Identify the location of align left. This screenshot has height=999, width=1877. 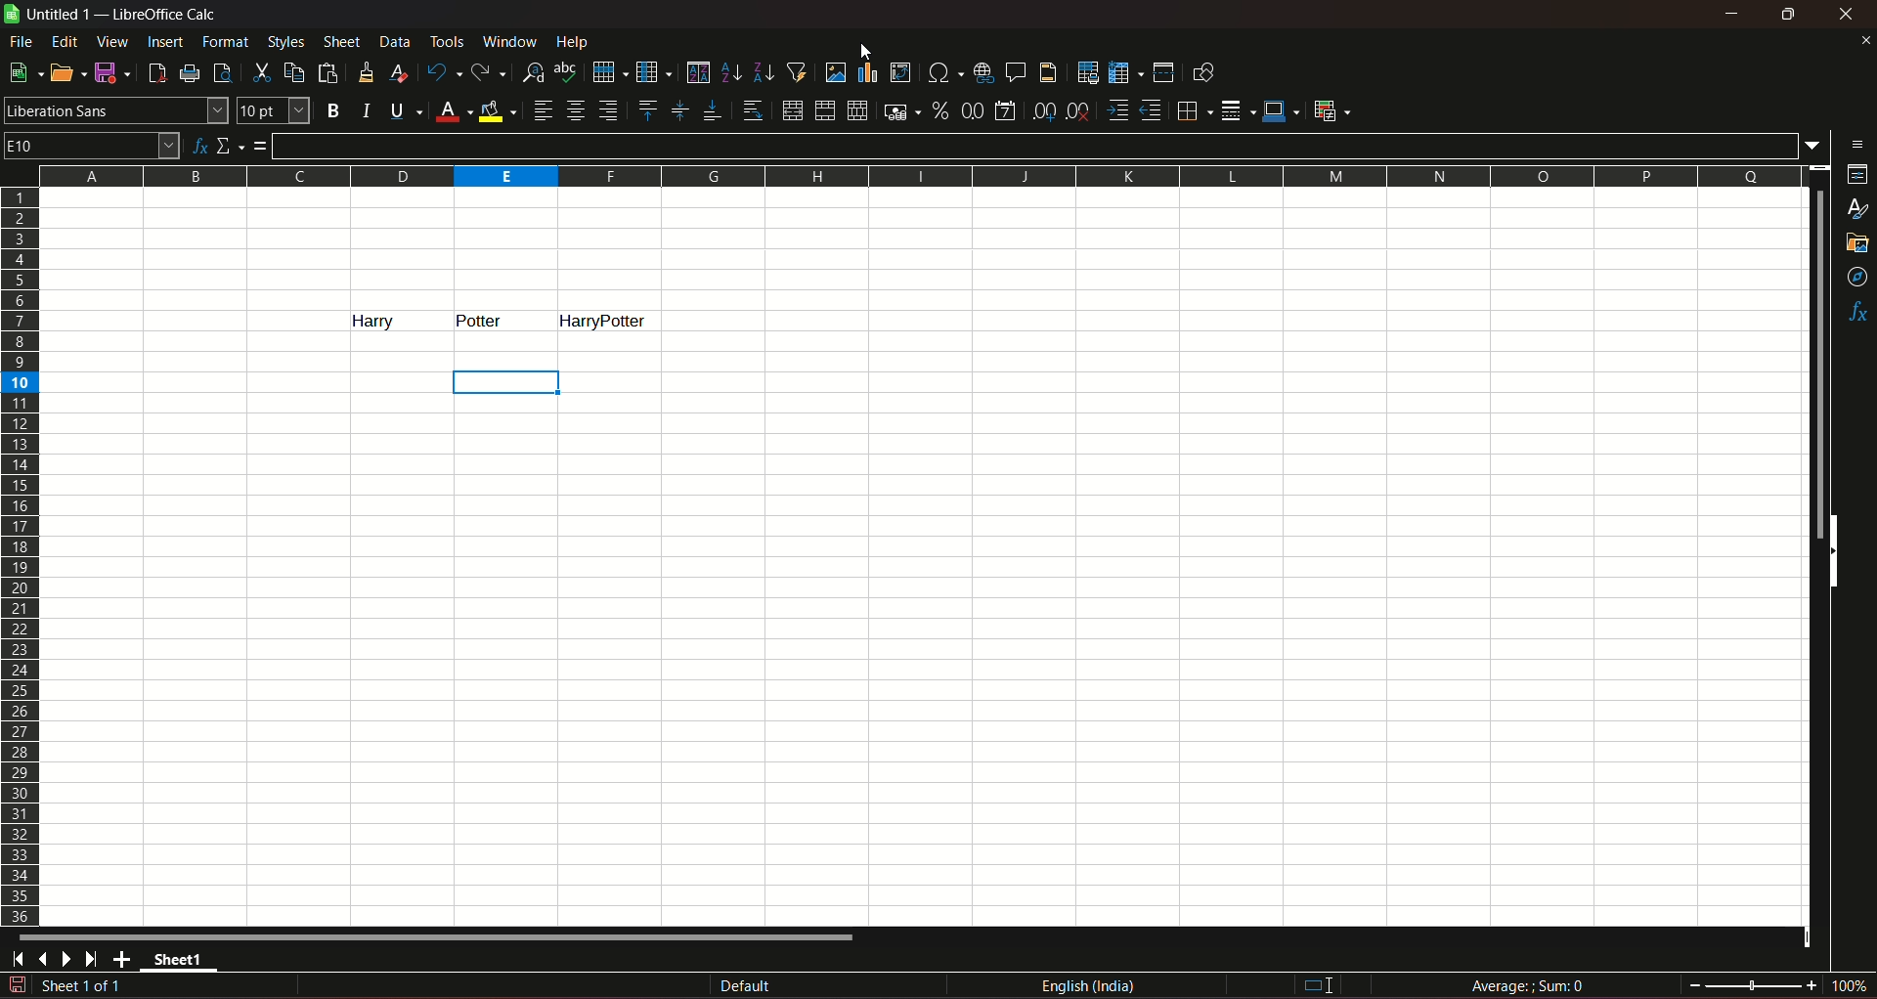
(543, 110).